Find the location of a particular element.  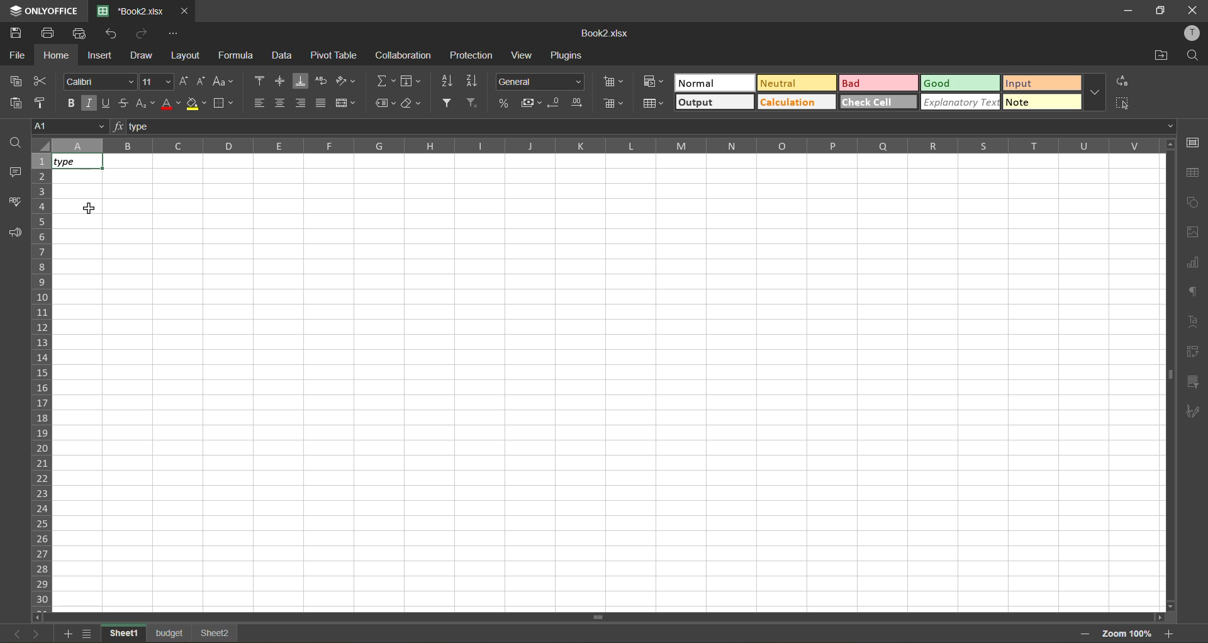

Book2.xlsx is located at coordinates (604, 35).